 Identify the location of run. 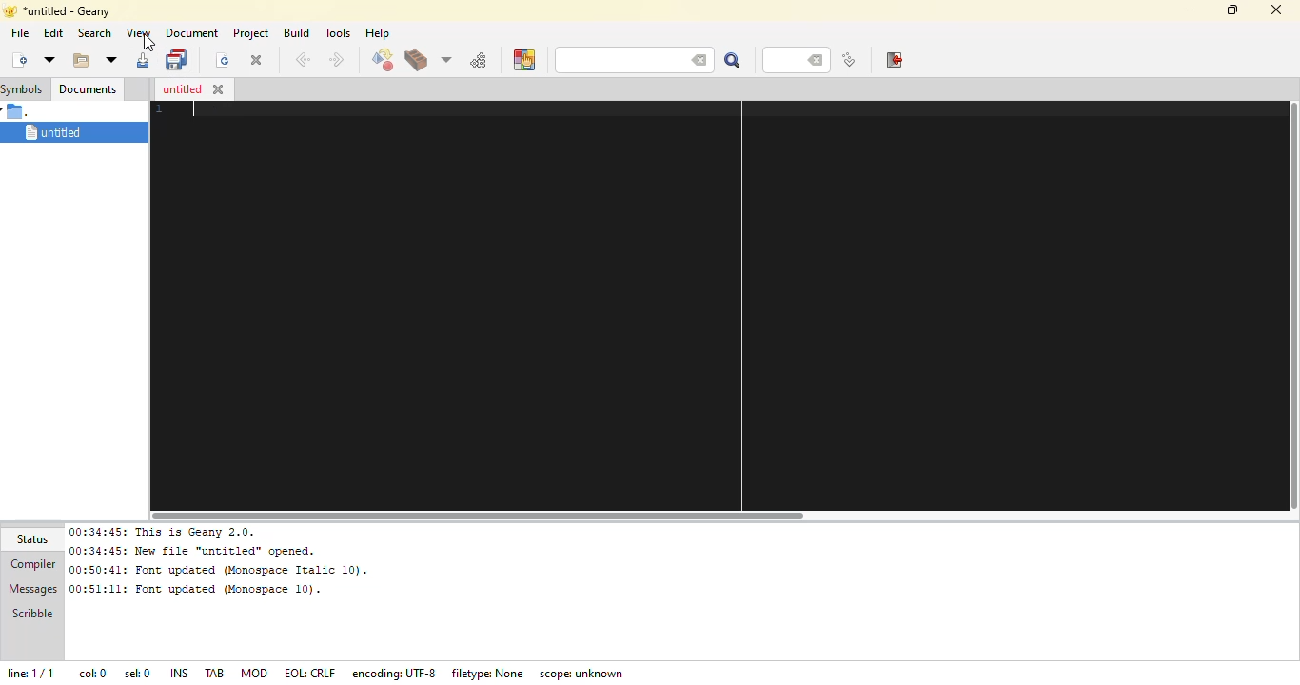
(479, 60).